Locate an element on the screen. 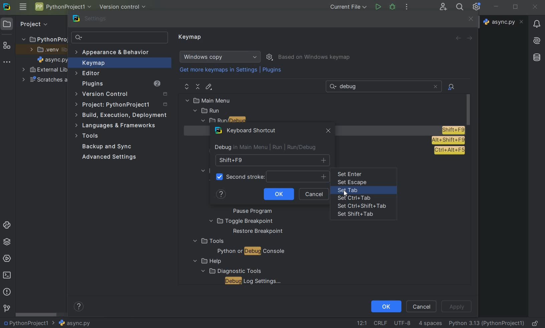 This screenshot has width=545, height=328. expand all is located at coordinates (187, 87).